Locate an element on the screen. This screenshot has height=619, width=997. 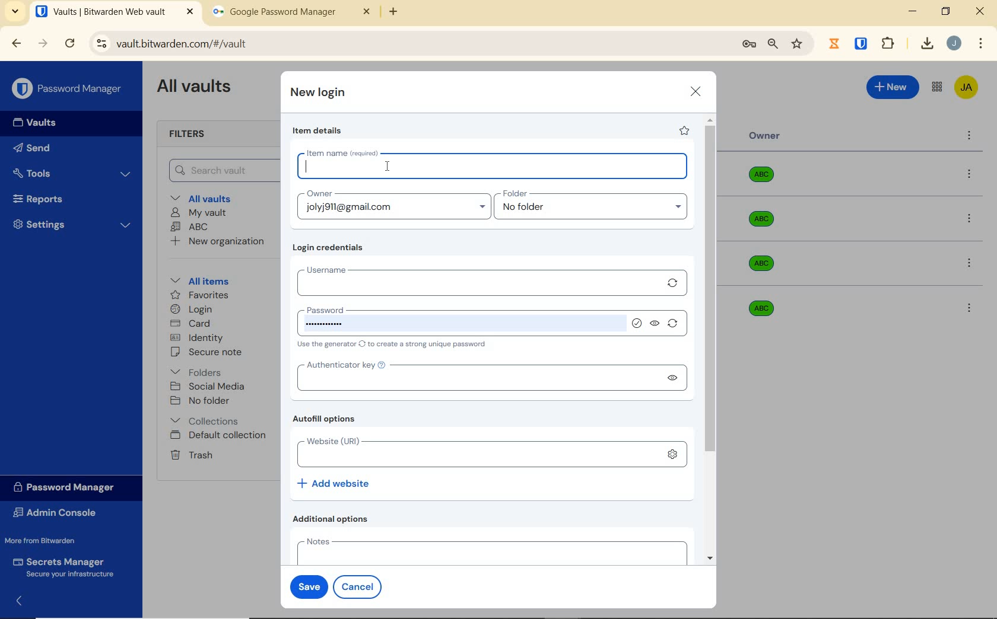
customize Google chrome is located at coordinates (981, 44).